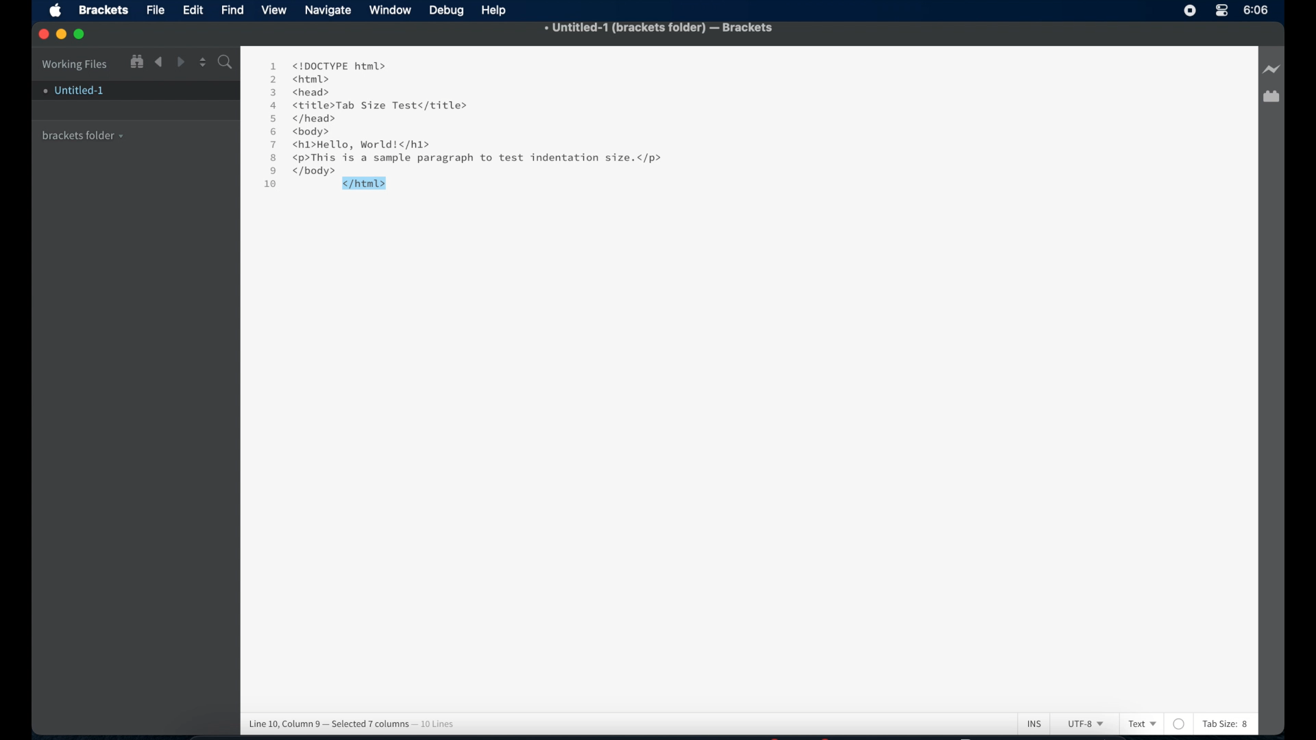  I want to click on Line 10, Column 9-Selected 7 columns-10 Lines, so click(356, 722).